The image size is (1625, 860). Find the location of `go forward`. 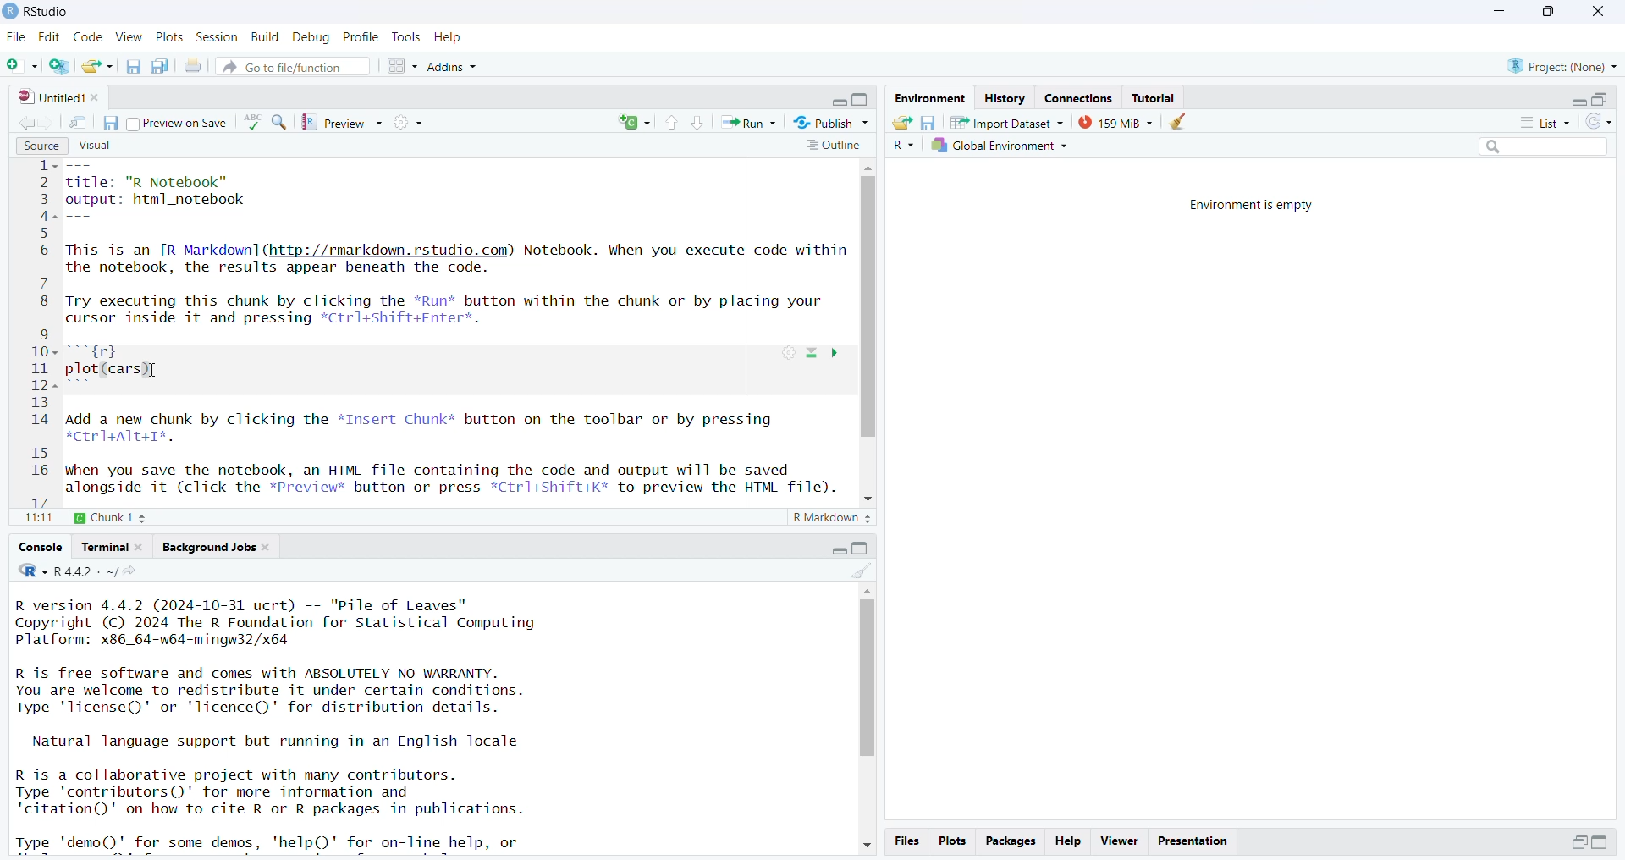

go forward is located at coordinates (50, 121).